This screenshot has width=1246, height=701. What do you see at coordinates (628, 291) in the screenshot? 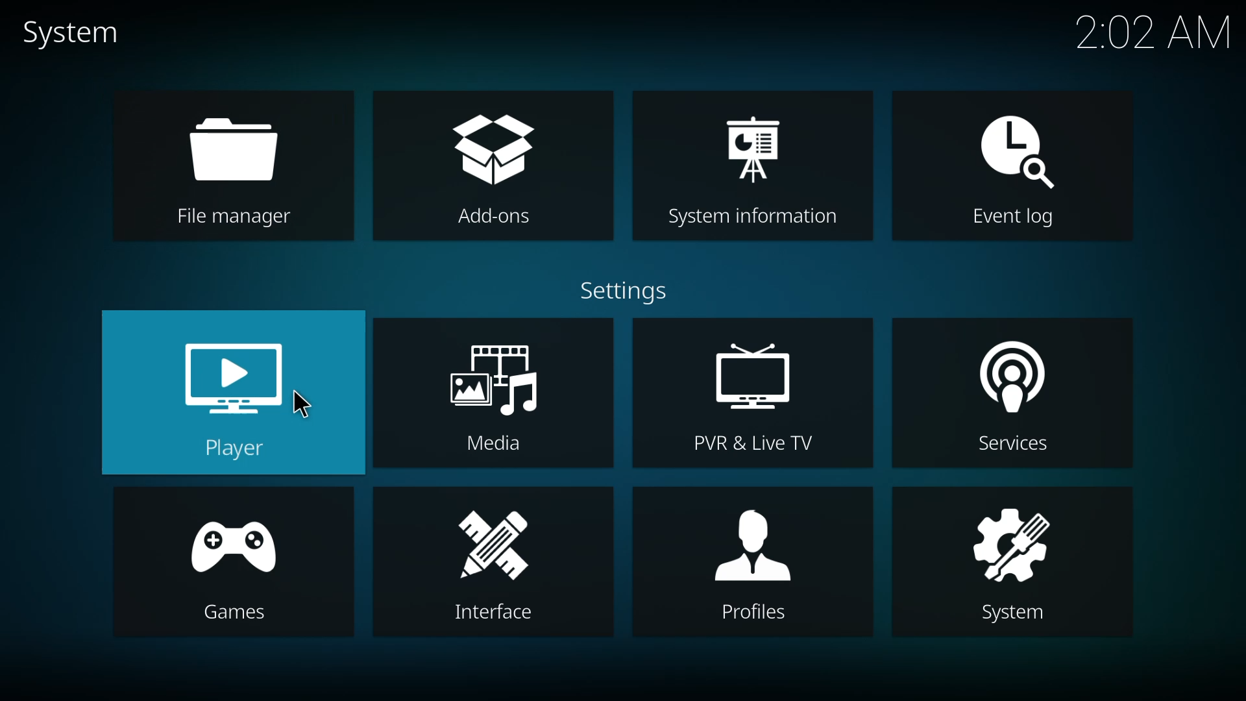
I see `settings` at bounding box center [628, 291].